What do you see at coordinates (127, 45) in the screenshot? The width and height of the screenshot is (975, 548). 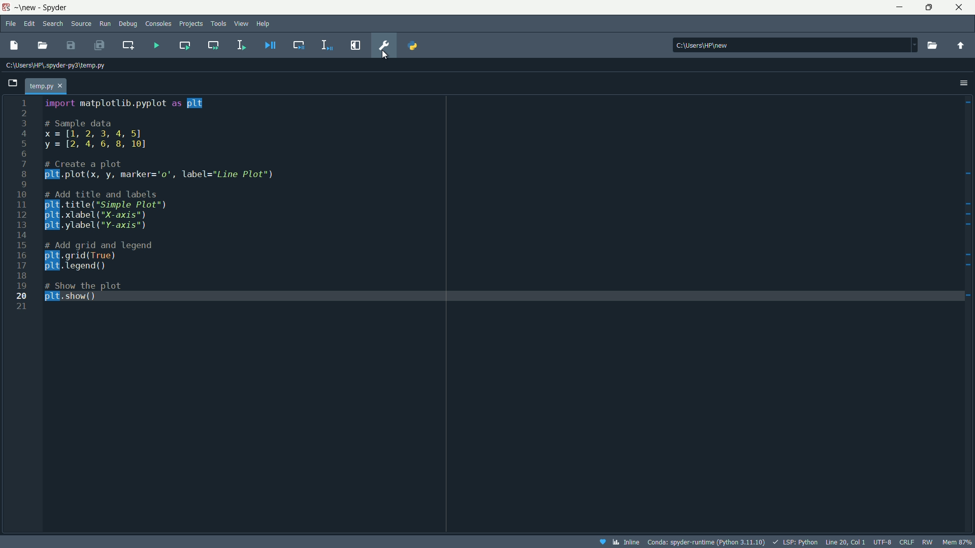 I see `add cell to current line` at bounding box center [127, 45].